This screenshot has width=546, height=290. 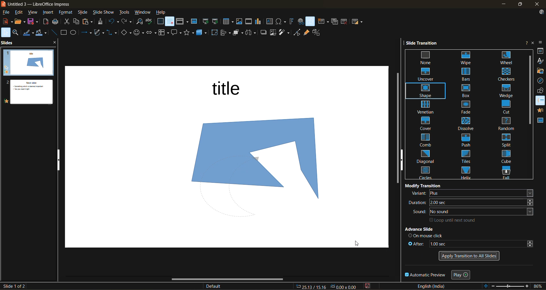 I want to click on slides, so click(x=8, y=43).